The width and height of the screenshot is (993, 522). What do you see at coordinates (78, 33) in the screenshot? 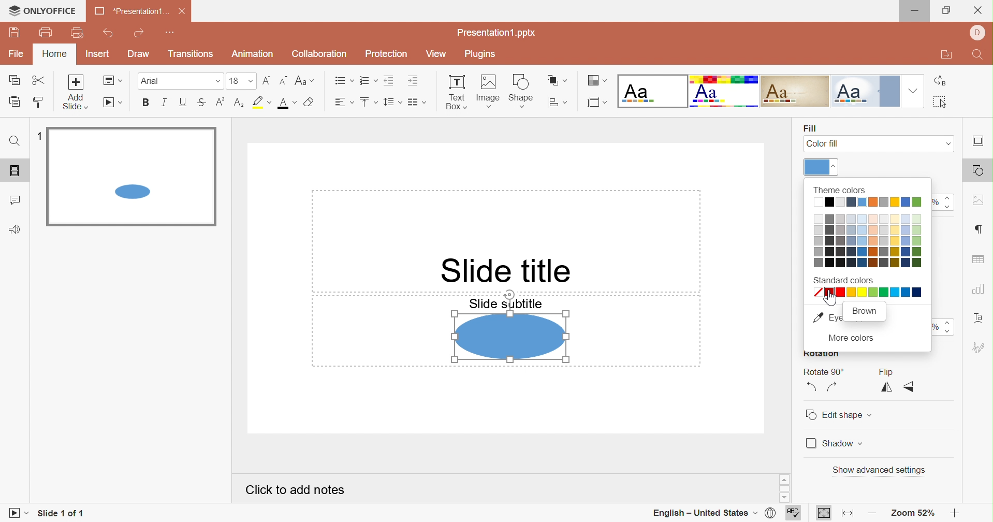
I see `Quick print` at bounding box center [78, 33].